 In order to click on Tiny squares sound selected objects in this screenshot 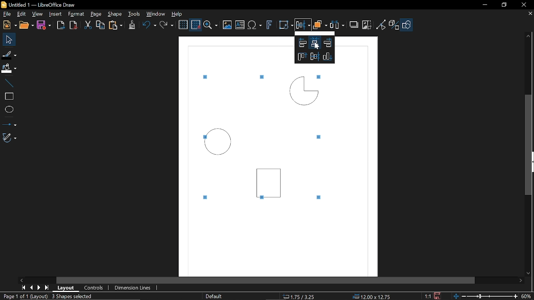, I will do `click(320, 76)`.